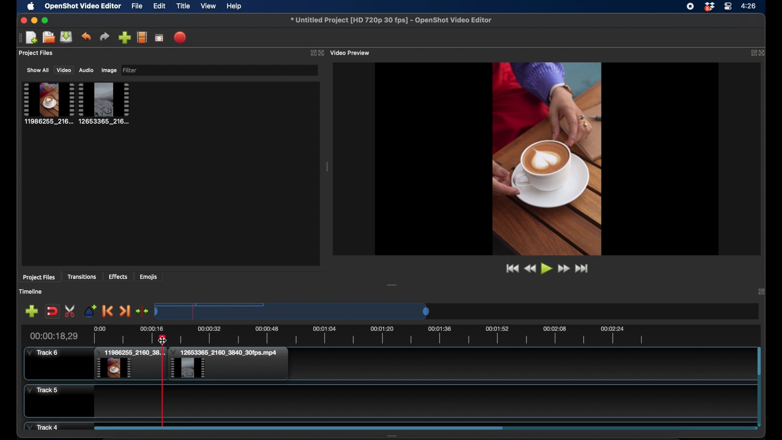 Image resolution: width=782 pixels, height=440 pixels. What do you see at coordinates (48, 103) in the screenshot?
I see `project file` at bounding box center [48, 103].